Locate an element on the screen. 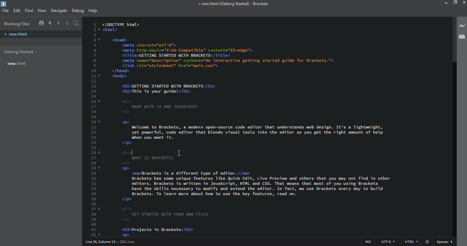 The width and height of the screenshot is (467, 246). help is located at coordinates (93, 11).